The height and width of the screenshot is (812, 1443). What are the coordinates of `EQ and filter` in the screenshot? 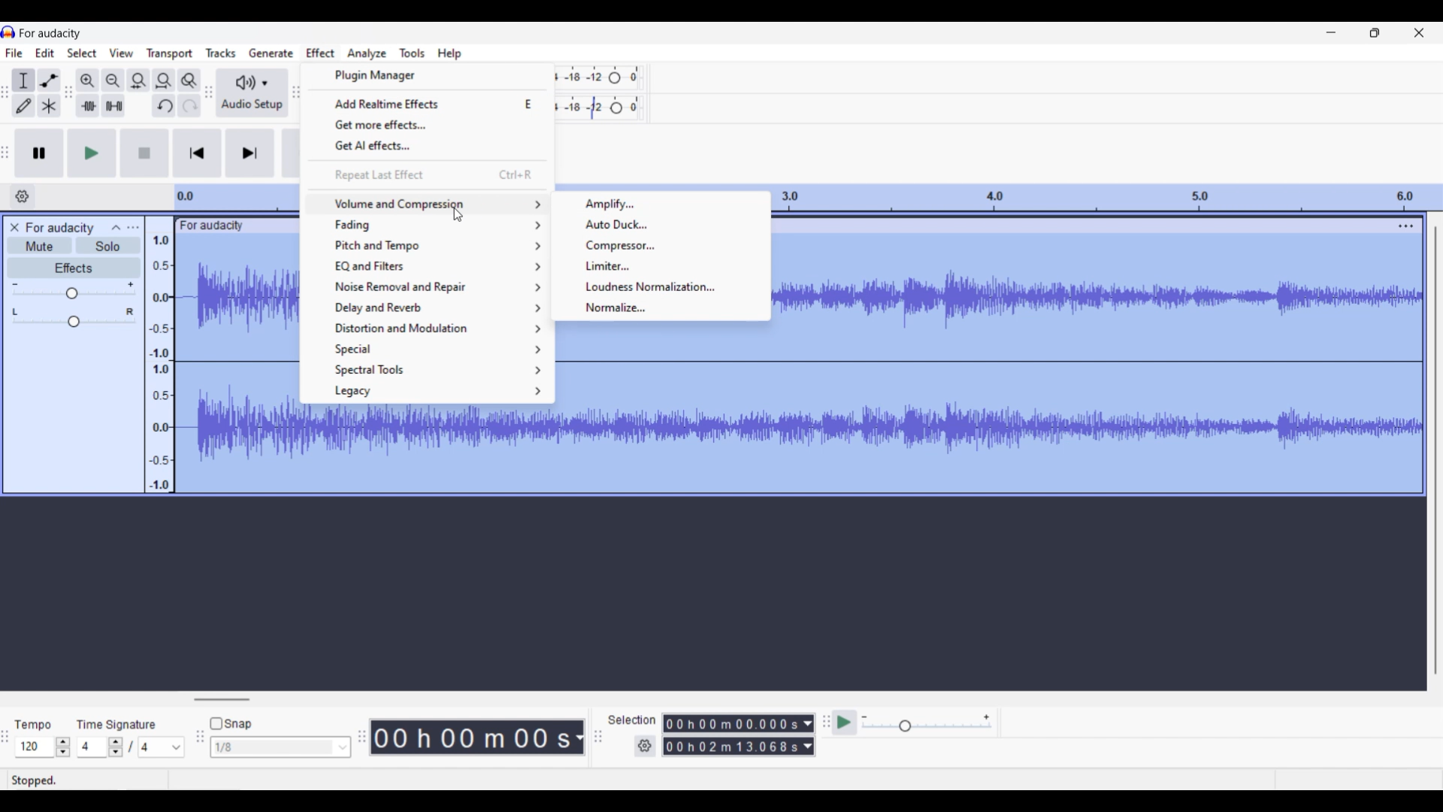 It's located at (428, 265).